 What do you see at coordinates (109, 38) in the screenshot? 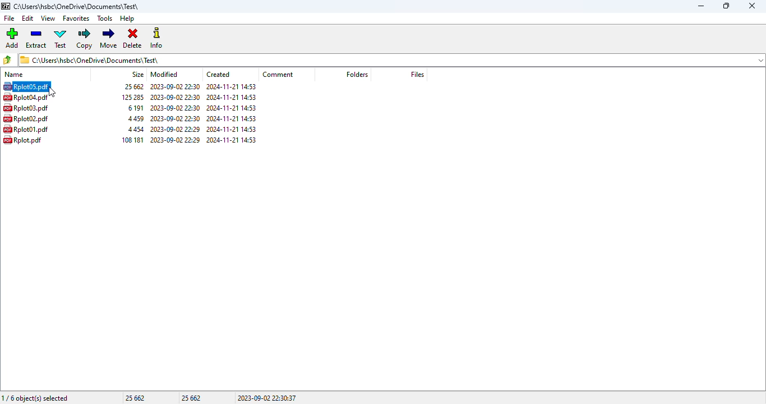
I see `move` at bounding box center [109, 38].